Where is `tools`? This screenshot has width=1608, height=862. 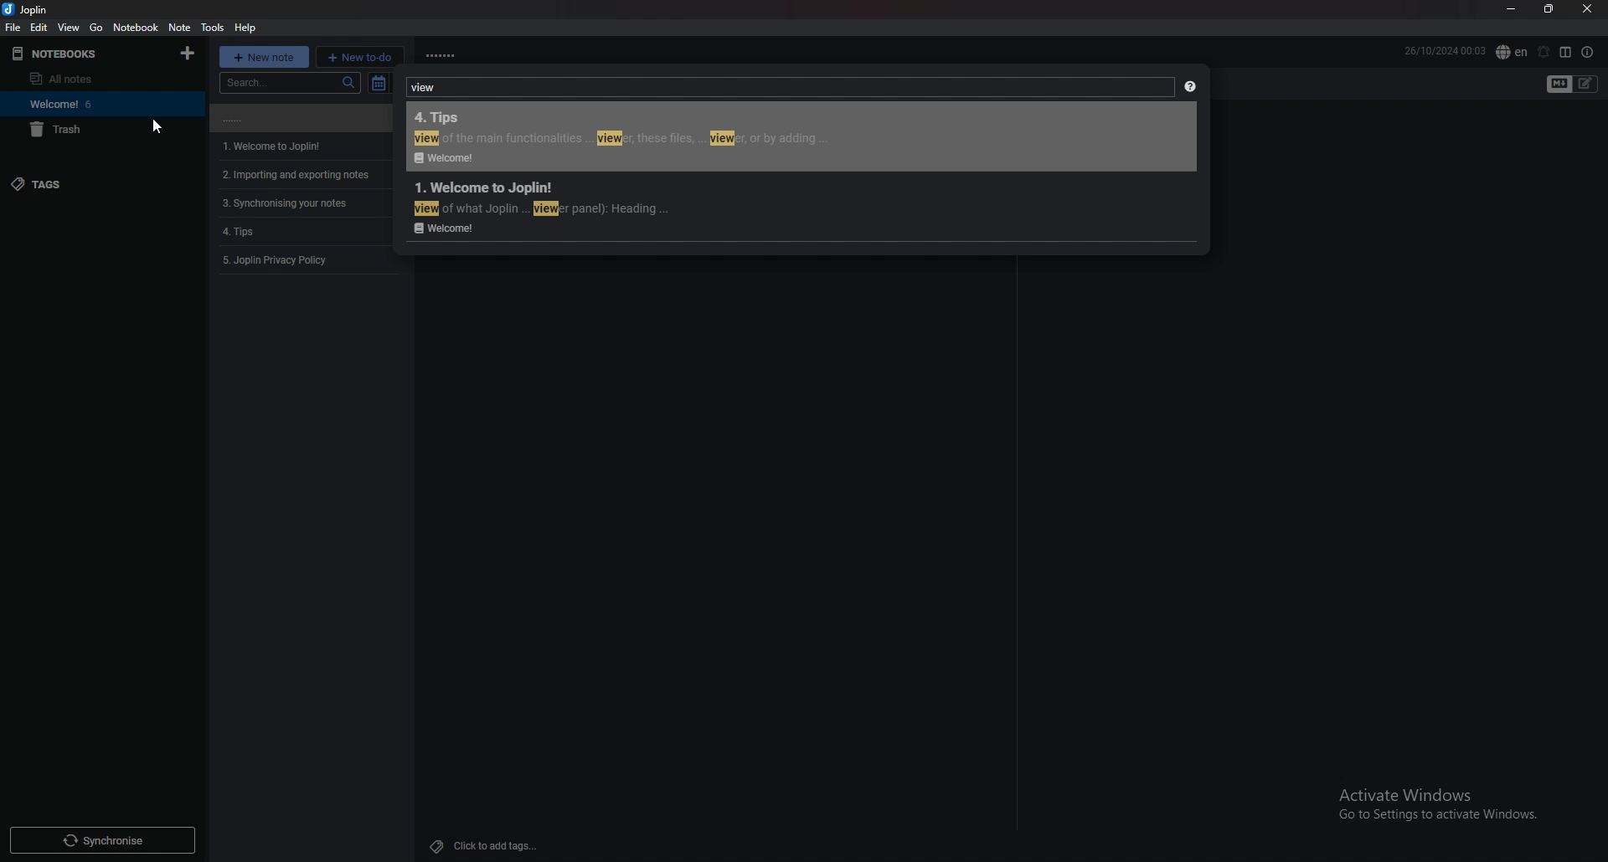 tools is located at coordinates (214, 27).